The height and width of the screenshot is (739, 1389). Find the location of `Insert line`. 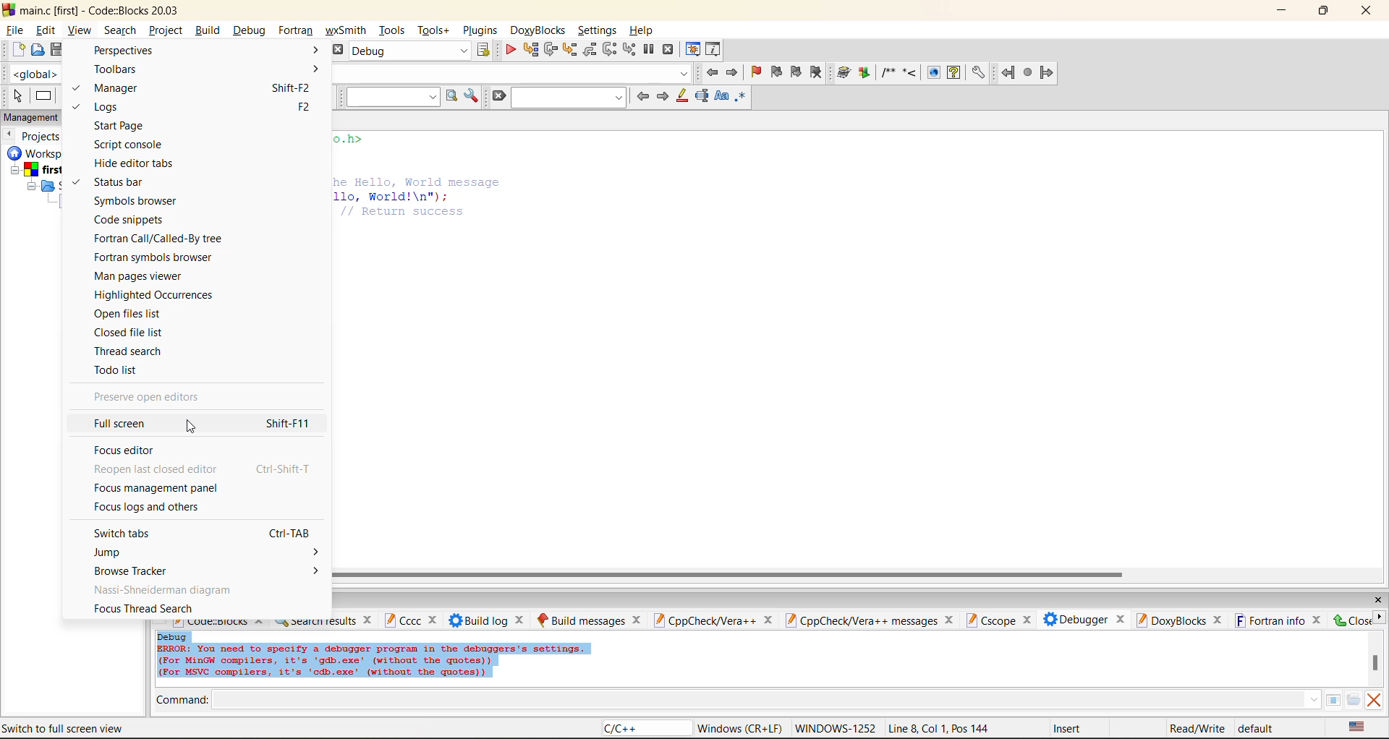

Insert line is located at coordinates (911, 72).